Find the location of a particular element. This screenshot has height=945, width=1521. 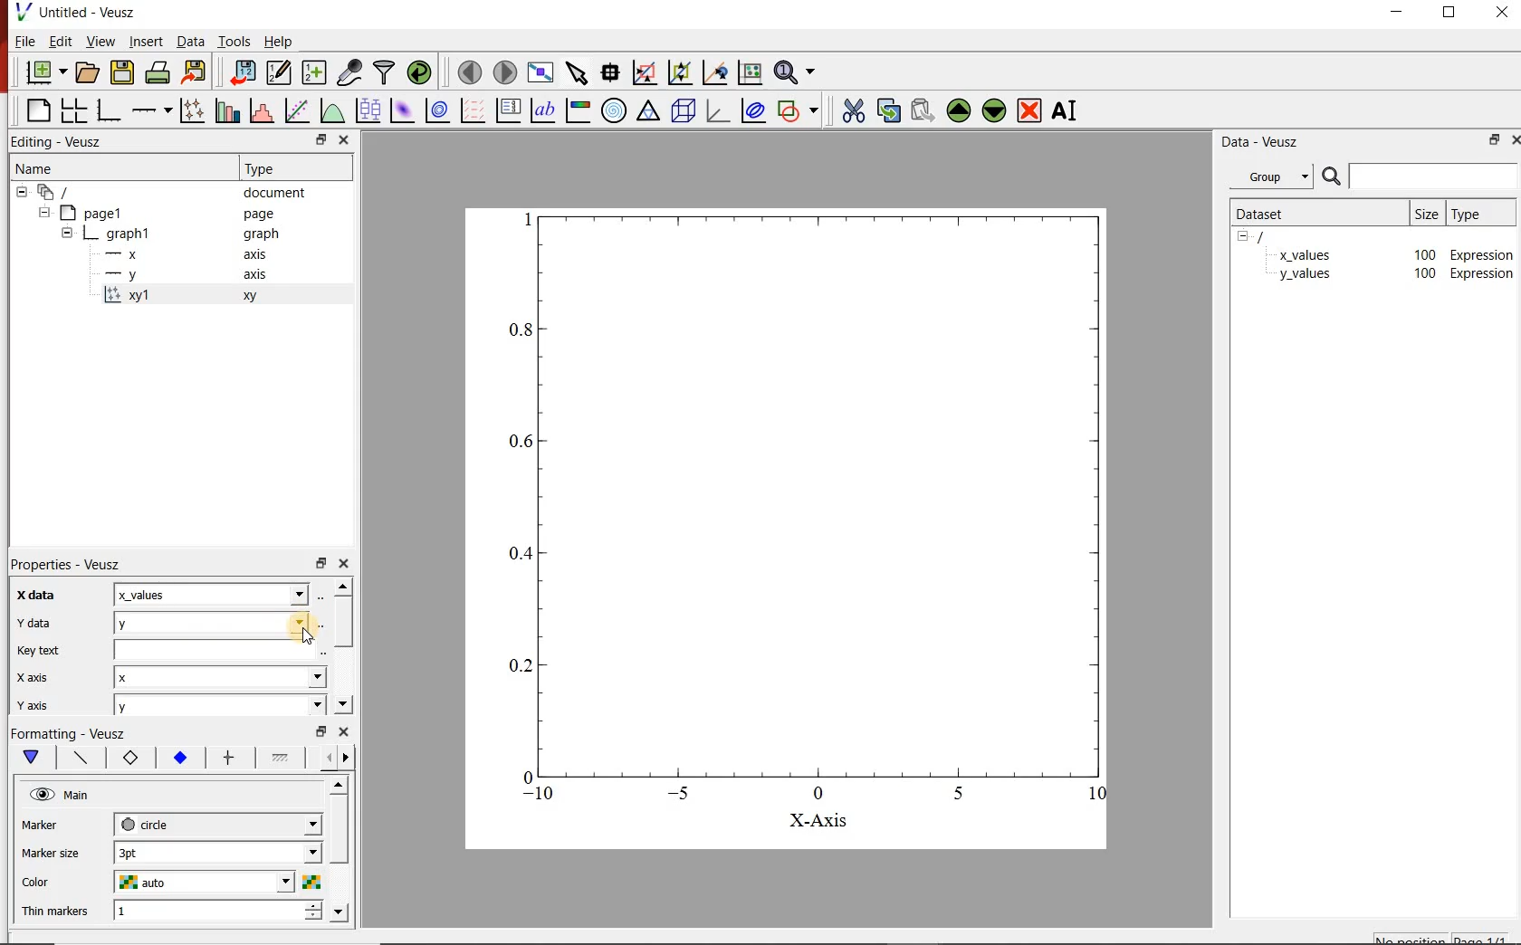

x='x', y='y', marker='circle' is located at coordinates (127, 297).